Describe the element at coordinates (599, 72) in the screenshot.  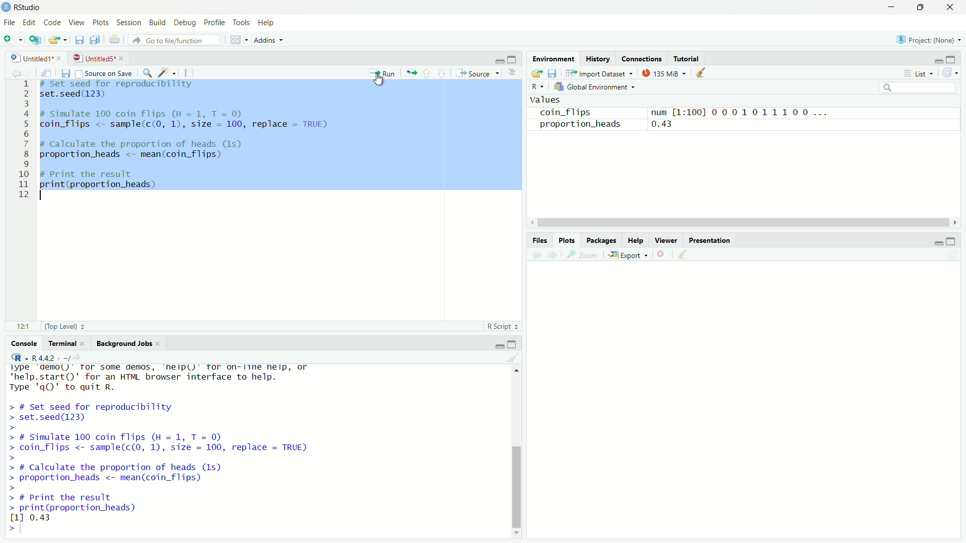
I see `import dataset` at that location.